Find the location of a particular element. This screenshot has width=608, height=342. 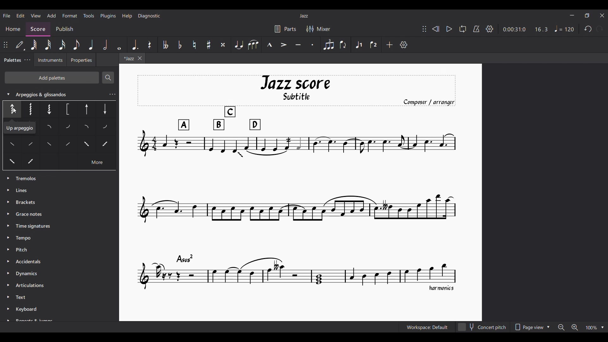

Text is located at coordinates (23, 298).